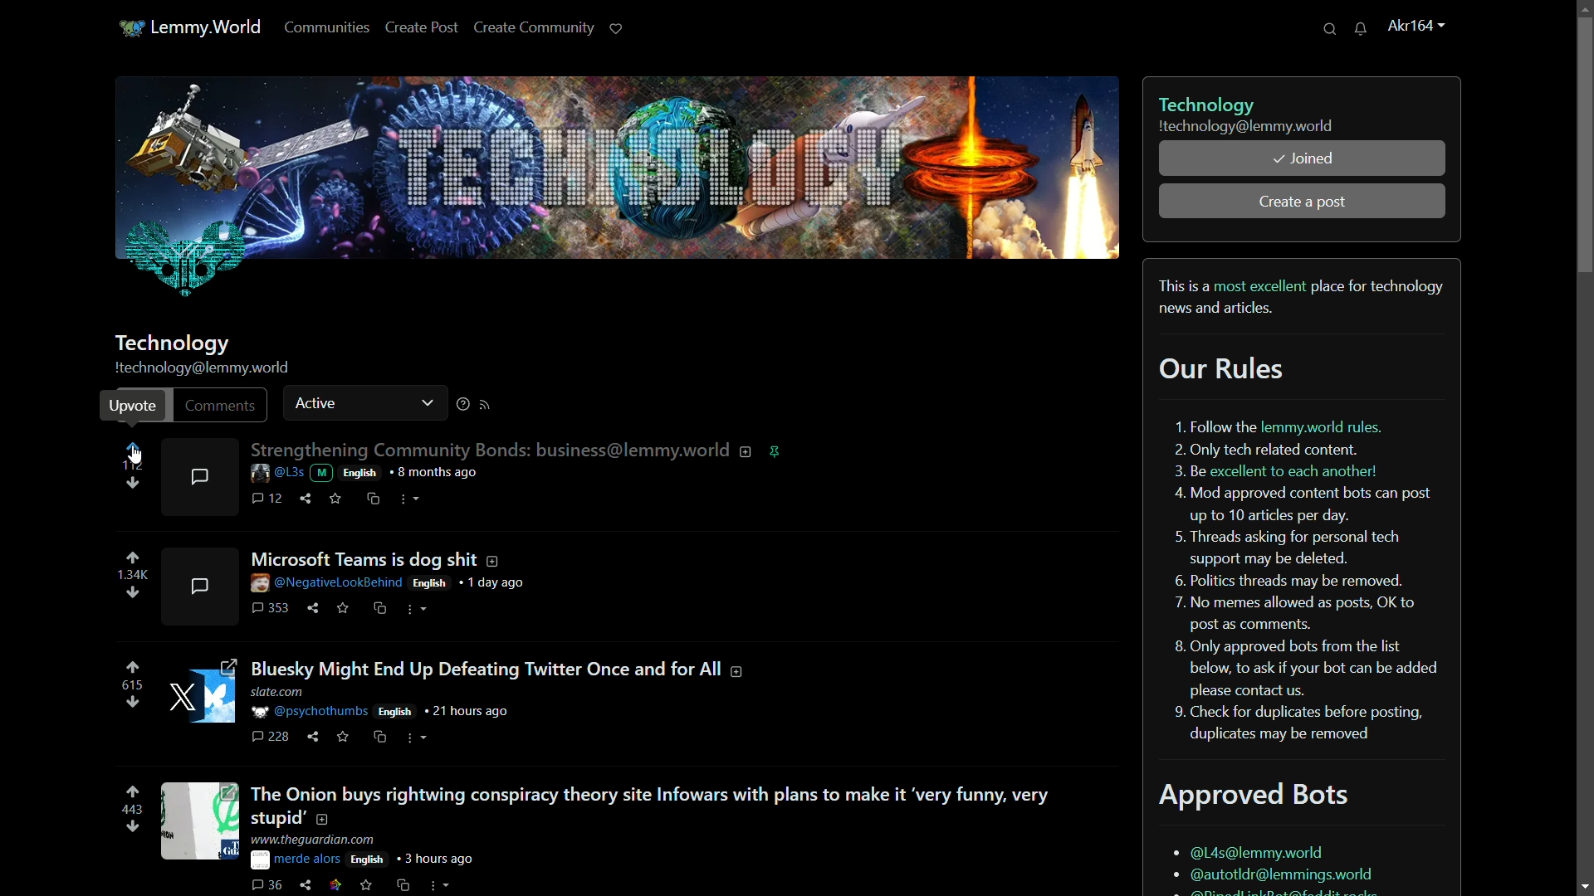 The image size is (1594, 896). I want to click on lemmy.world, so click(210, 27).